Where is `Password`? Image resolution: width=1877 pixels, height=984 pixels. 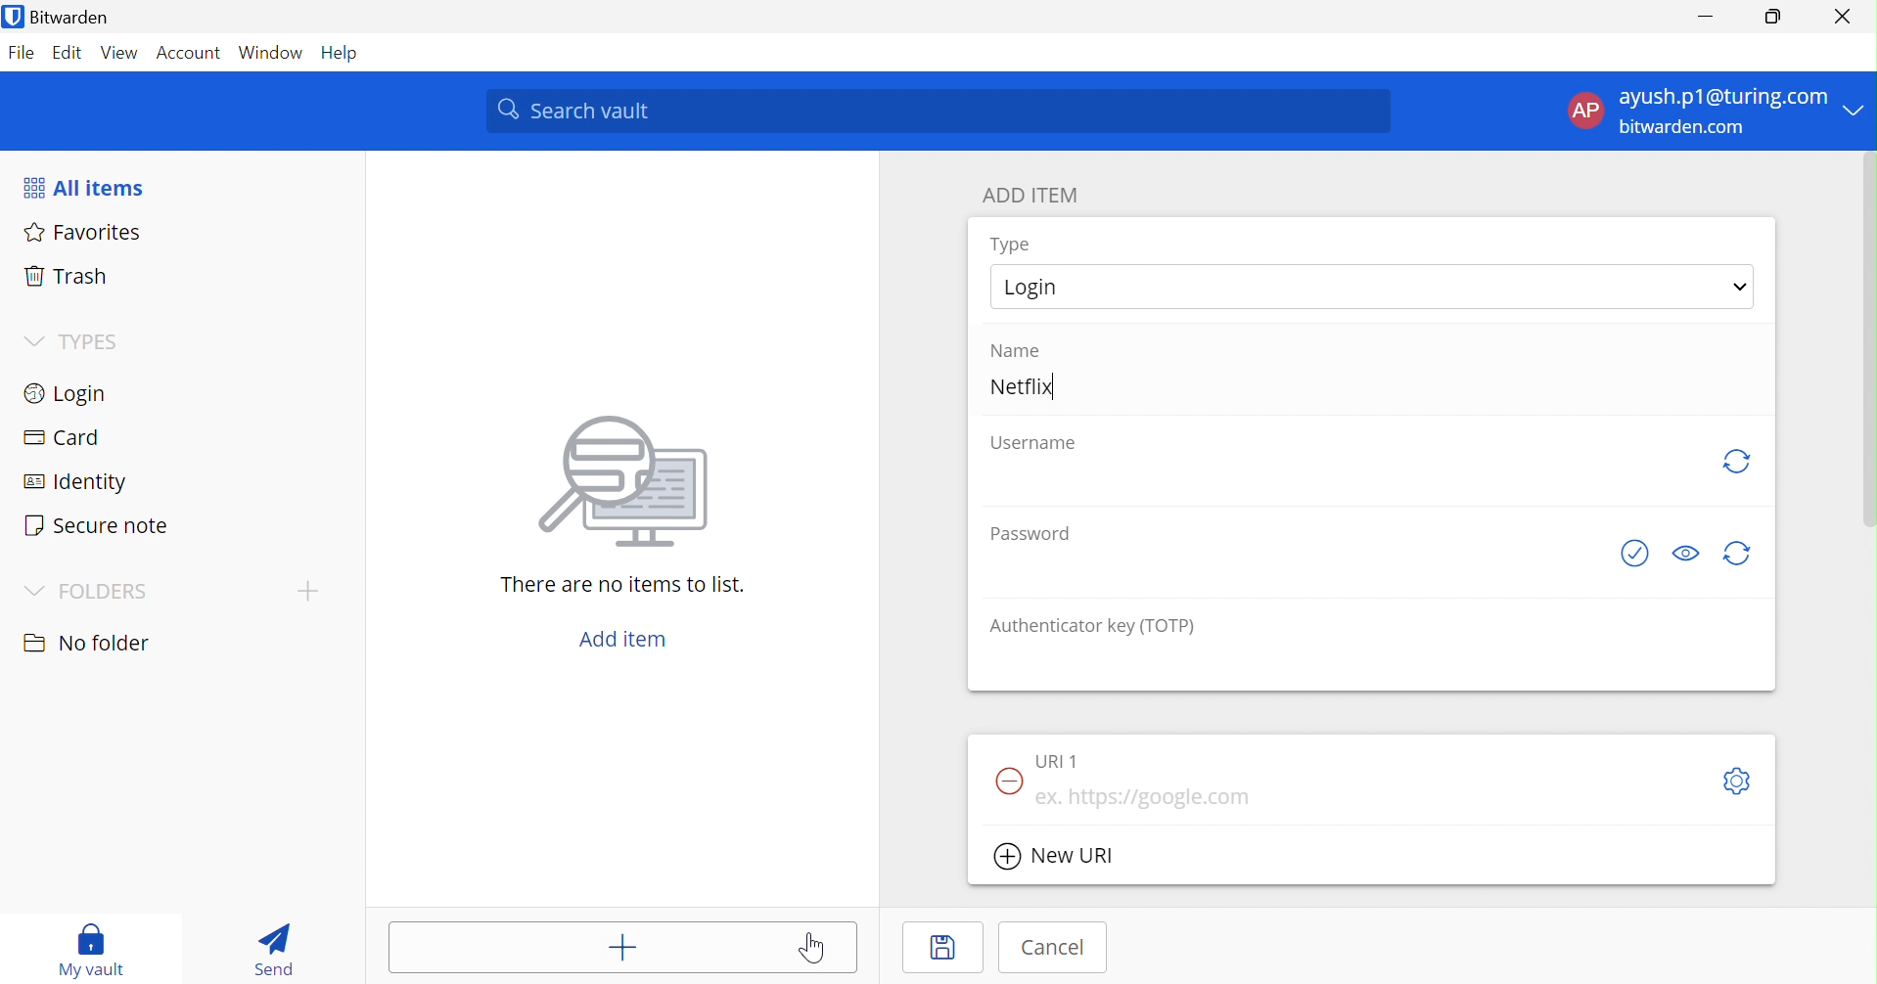 Password is located at coordinates (1028, 532).